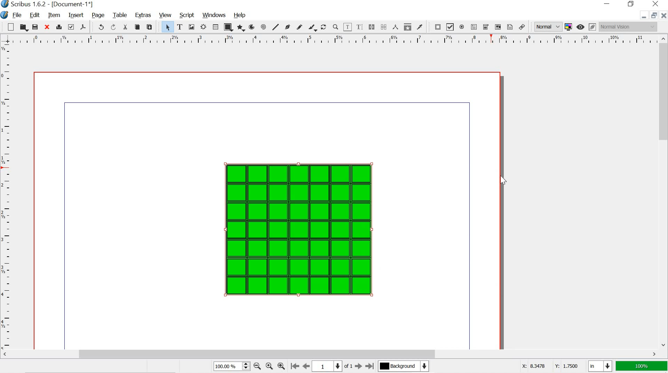 This screenshot has width=668, height=373. I want to click on 100.00%, so click(224, 367).